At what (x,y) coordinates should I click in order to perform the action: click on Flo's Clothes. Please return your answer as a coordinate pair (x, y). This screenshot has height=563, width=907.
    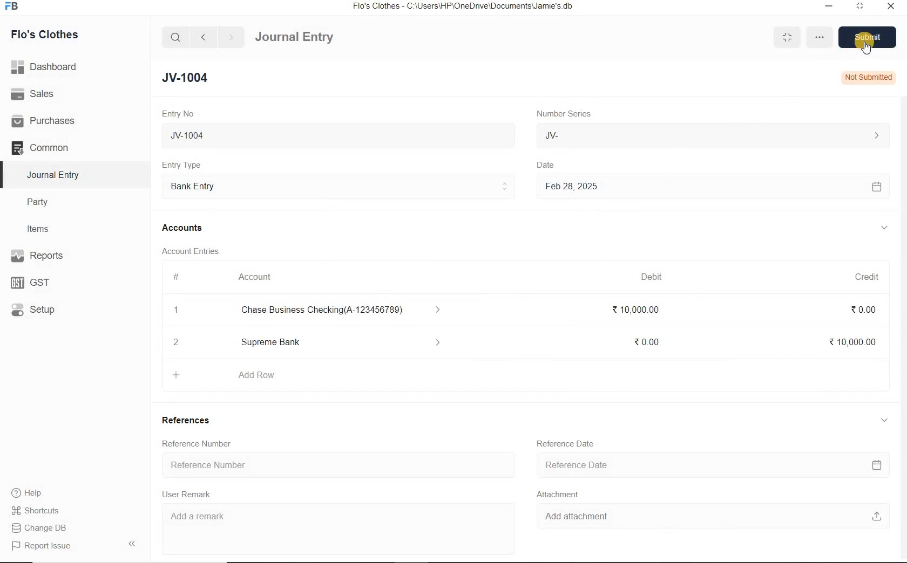
    Looking at the image, I should click on (53, 35).